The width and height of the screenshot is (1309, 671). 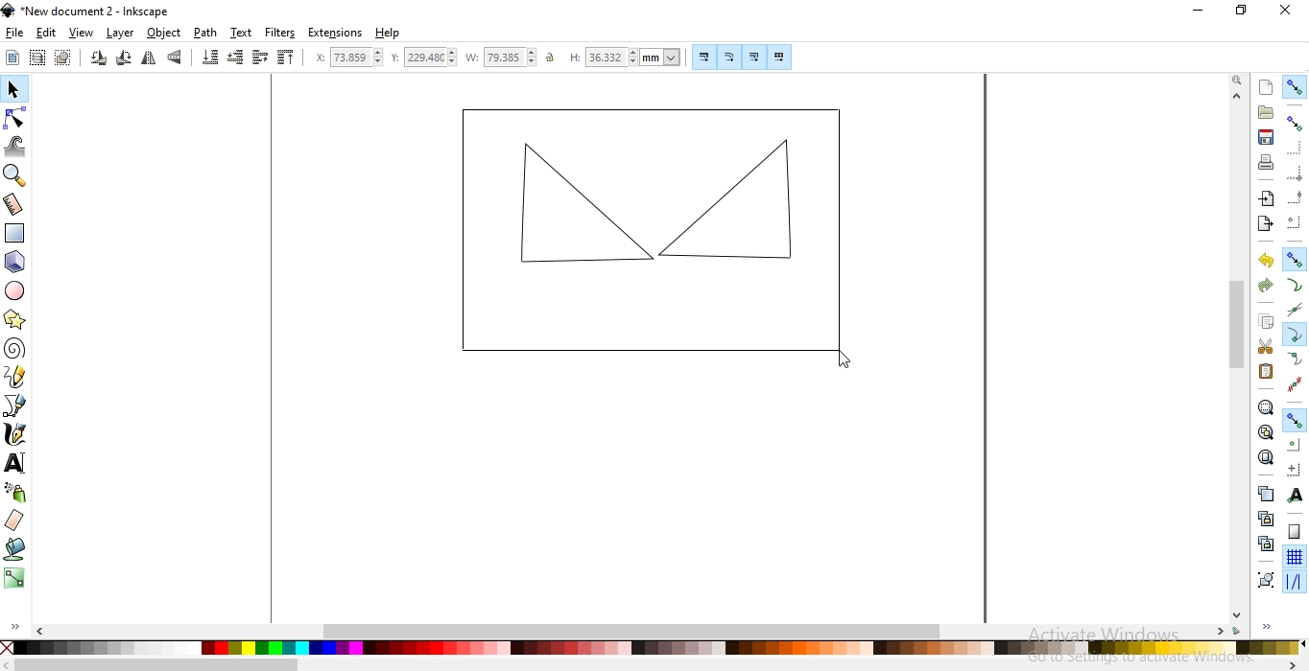 I want to click on objects, so click(x=166, y=33).